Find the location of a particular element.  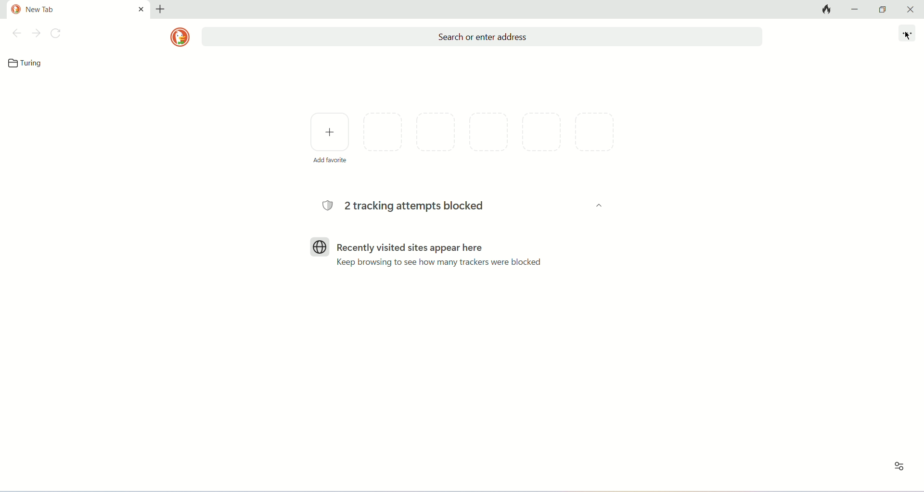

logo is located at coordinates (180, 37).